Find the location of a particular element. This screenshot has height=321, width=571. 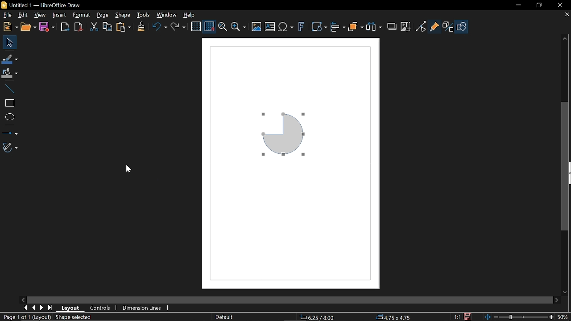

Save is located at coordinates (49, 27).